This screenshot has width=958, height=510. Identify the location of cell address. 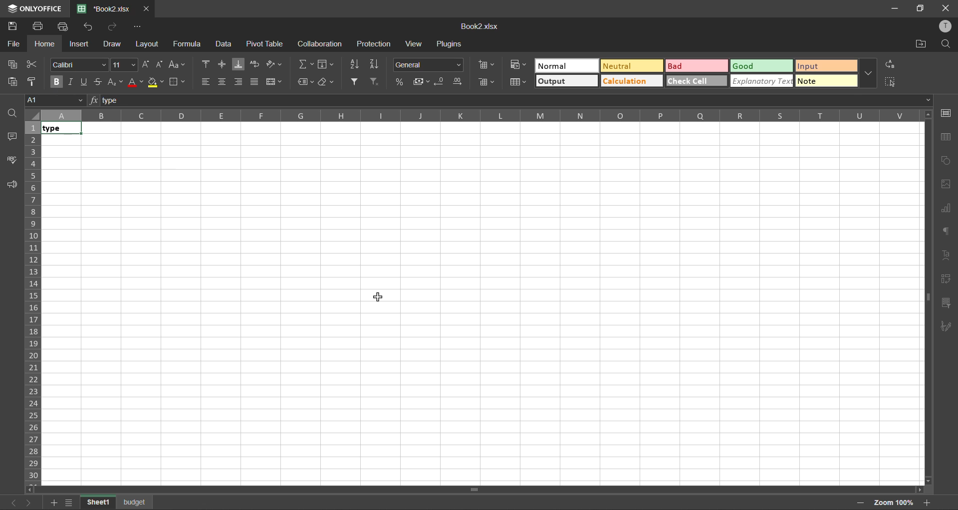
(54, 100).